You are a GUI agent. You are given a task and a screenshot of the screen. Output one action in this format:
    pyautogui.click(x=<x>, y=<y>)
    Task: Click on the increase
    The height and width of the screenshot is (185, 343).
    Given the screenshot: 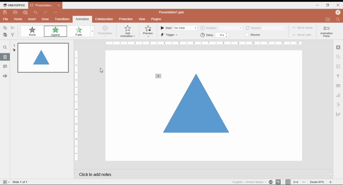 What is the action you would take?
    pyautogui.click(x=227, y=33)
    